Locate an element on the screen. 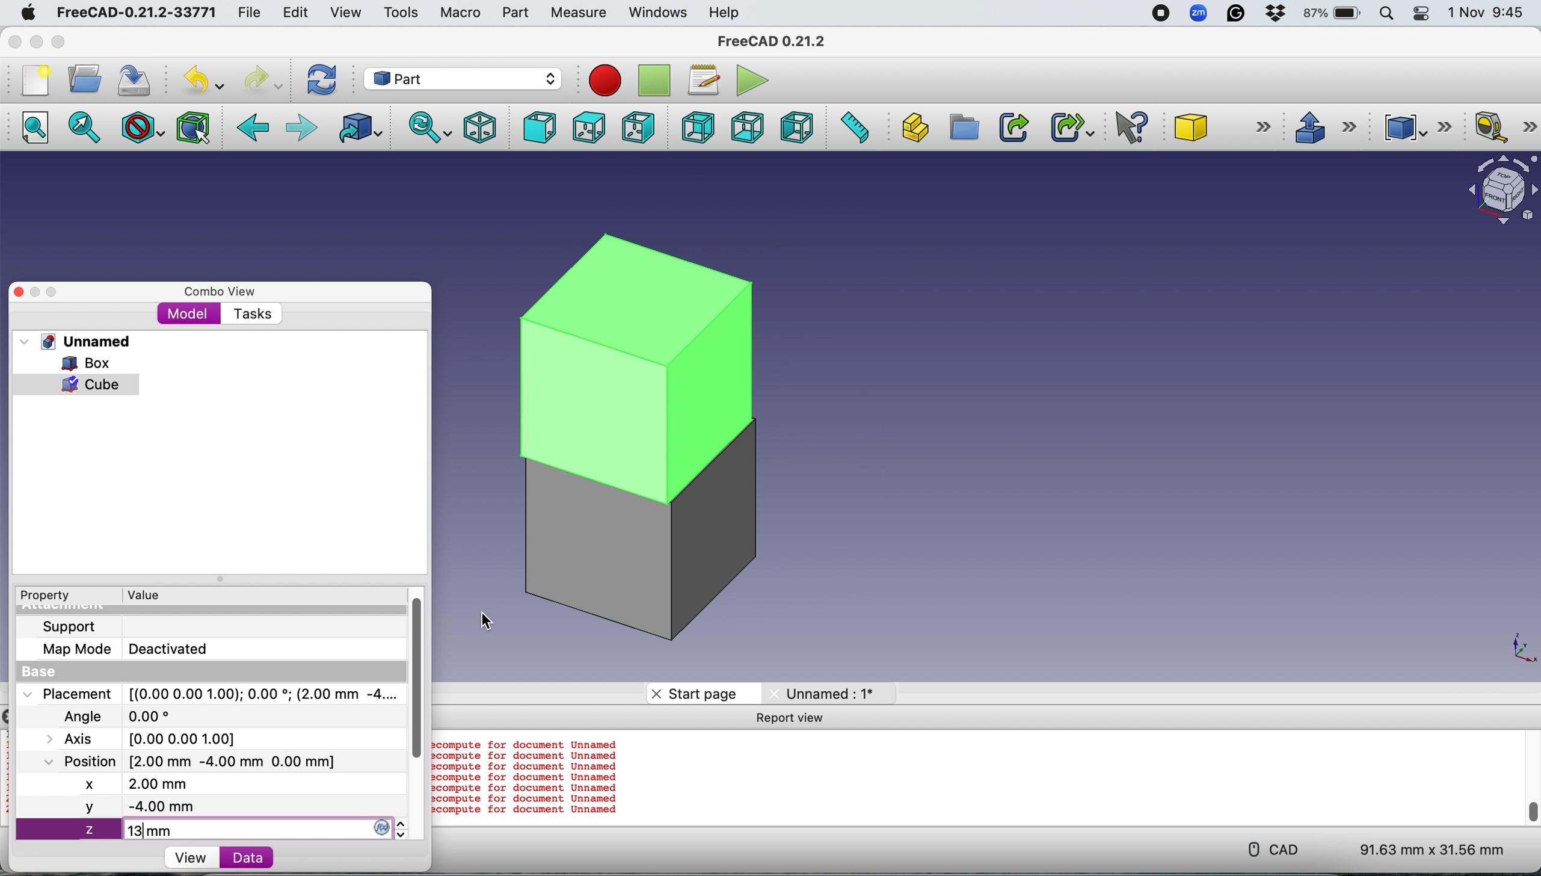  Right is located at coordinates (638, 129).